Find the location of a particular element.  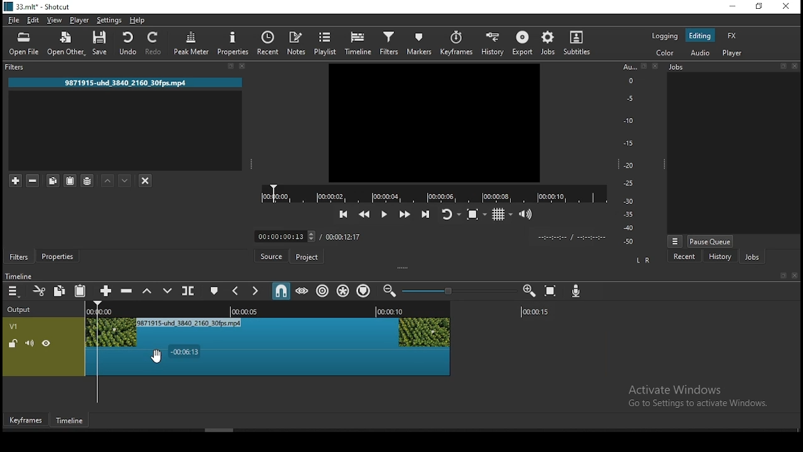

jobs is located at coordinates (757, 257).